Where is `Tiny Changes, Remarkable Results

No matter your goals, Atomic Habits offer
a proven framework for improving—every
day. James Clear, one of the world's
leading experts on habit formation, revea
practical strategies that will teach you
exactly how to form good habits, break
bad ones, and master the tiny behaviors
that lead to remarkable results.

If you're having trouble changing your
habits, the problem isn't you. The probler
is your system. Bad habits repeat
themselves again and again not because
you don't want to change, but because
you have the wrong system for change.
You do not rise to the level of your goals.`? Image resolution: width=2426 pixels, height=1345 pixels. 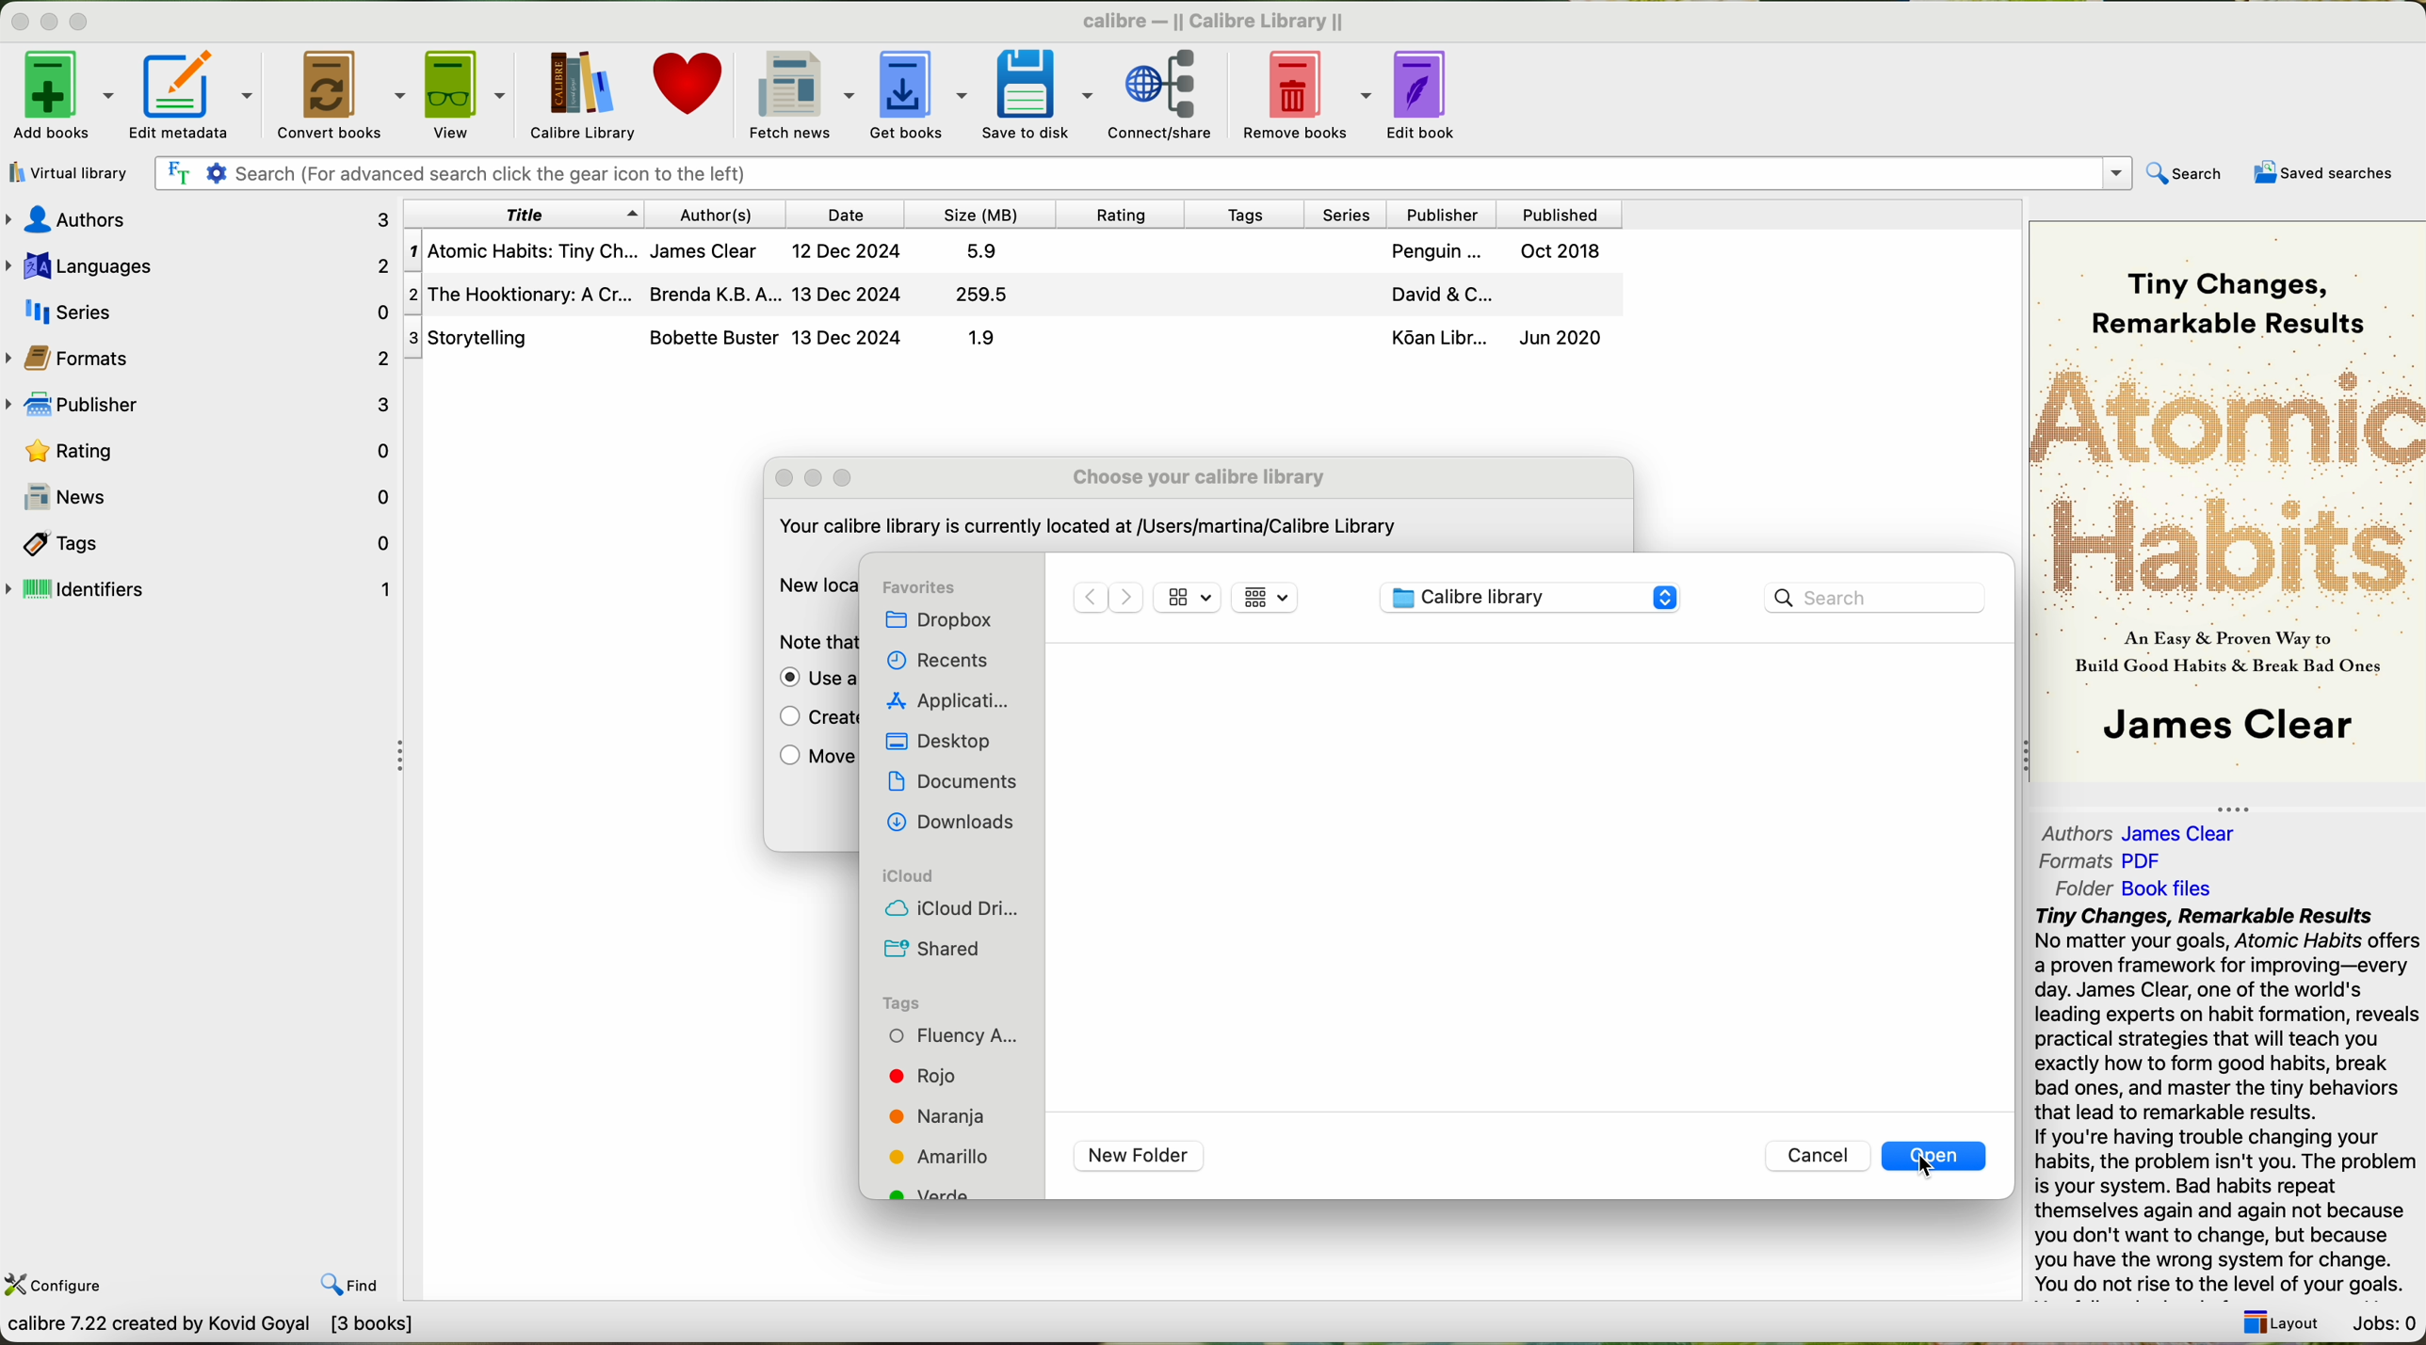
Tiny Changes, Remarkable Results

No matter your goals, Atomic Habits offer
a proven framework for improving—every
day. James Clear, one of the world's
leading experts on habit formation, revea
practical strategies that will teach you
exactly how to form good habits, break
bad ones, and master the tiny behaviors
that lead to remarkable results.

If you're having trouble changing your
habits, the problem isn't you. The probler
is your system. Bad habits repeat
themselves again and again not because
you don't want to change, but because
you have the wrong system for change.
You do not rise to the level of your goals. is located at coordinates (2224, 1101).